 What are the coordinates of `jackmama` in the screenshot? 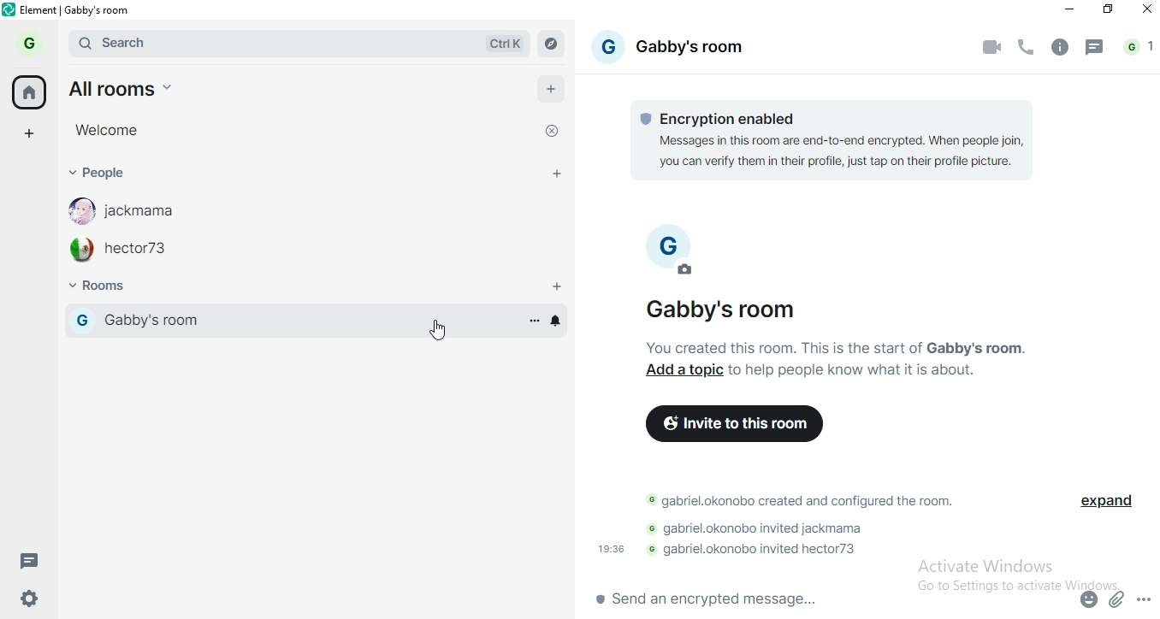 It's located at (135, 212).